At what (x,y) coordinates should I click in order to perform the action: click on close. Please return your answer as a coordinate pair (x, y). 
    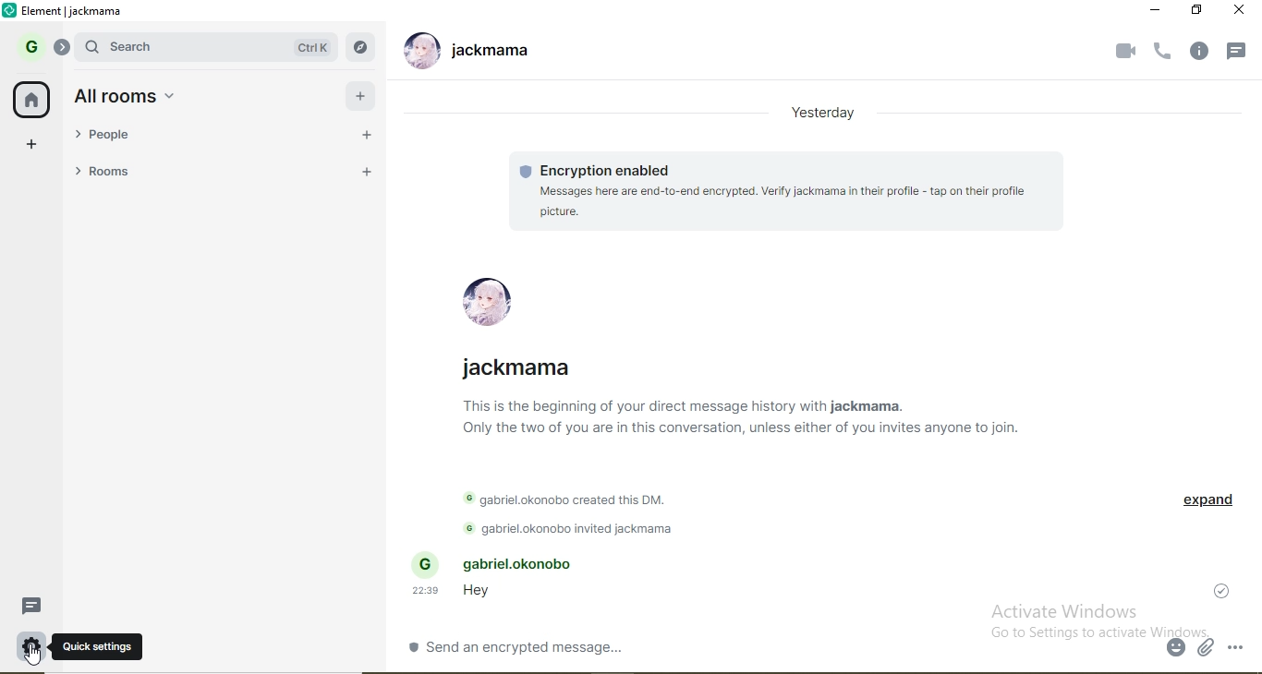
    Looking at the image, I should click on (1241, 13).